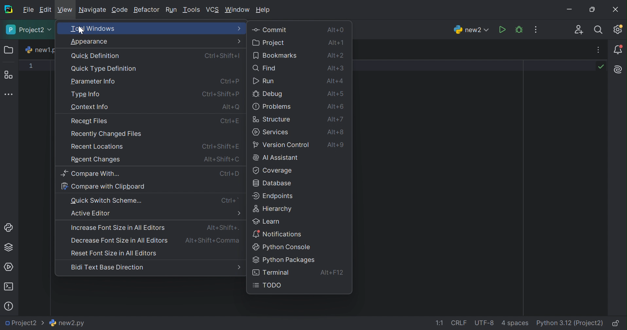 This screenshot has width=627, height=330. What do you see at coordinates (212, 9) in the screenshot?
I see `VCS` at bounding box center [212, 9].